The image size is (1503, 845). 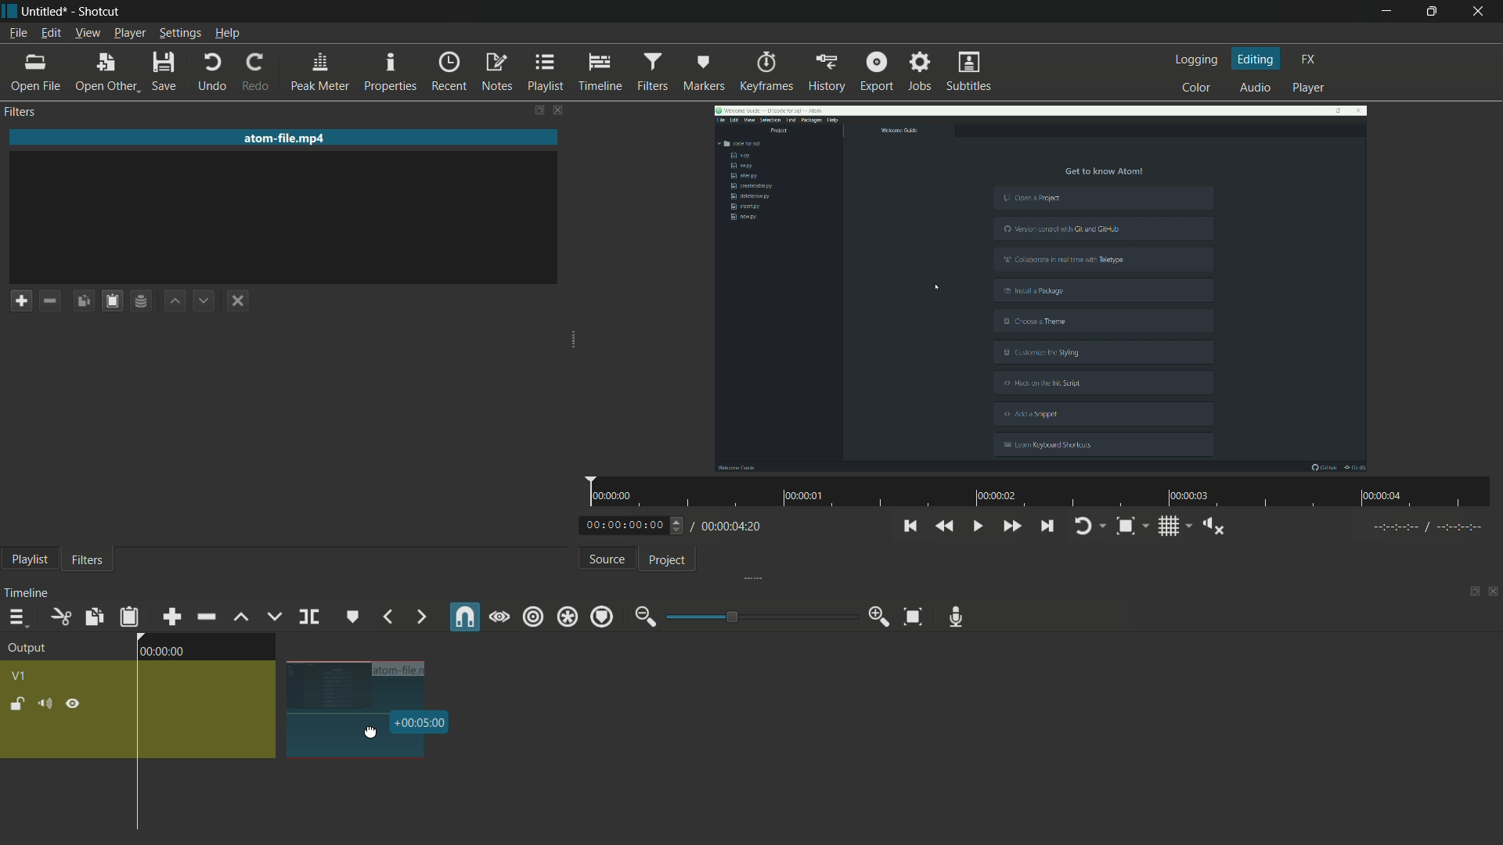 What do you see at coordinates (734, 528) in the screenshot?
I see `total time` at bounding box center [734, 528].